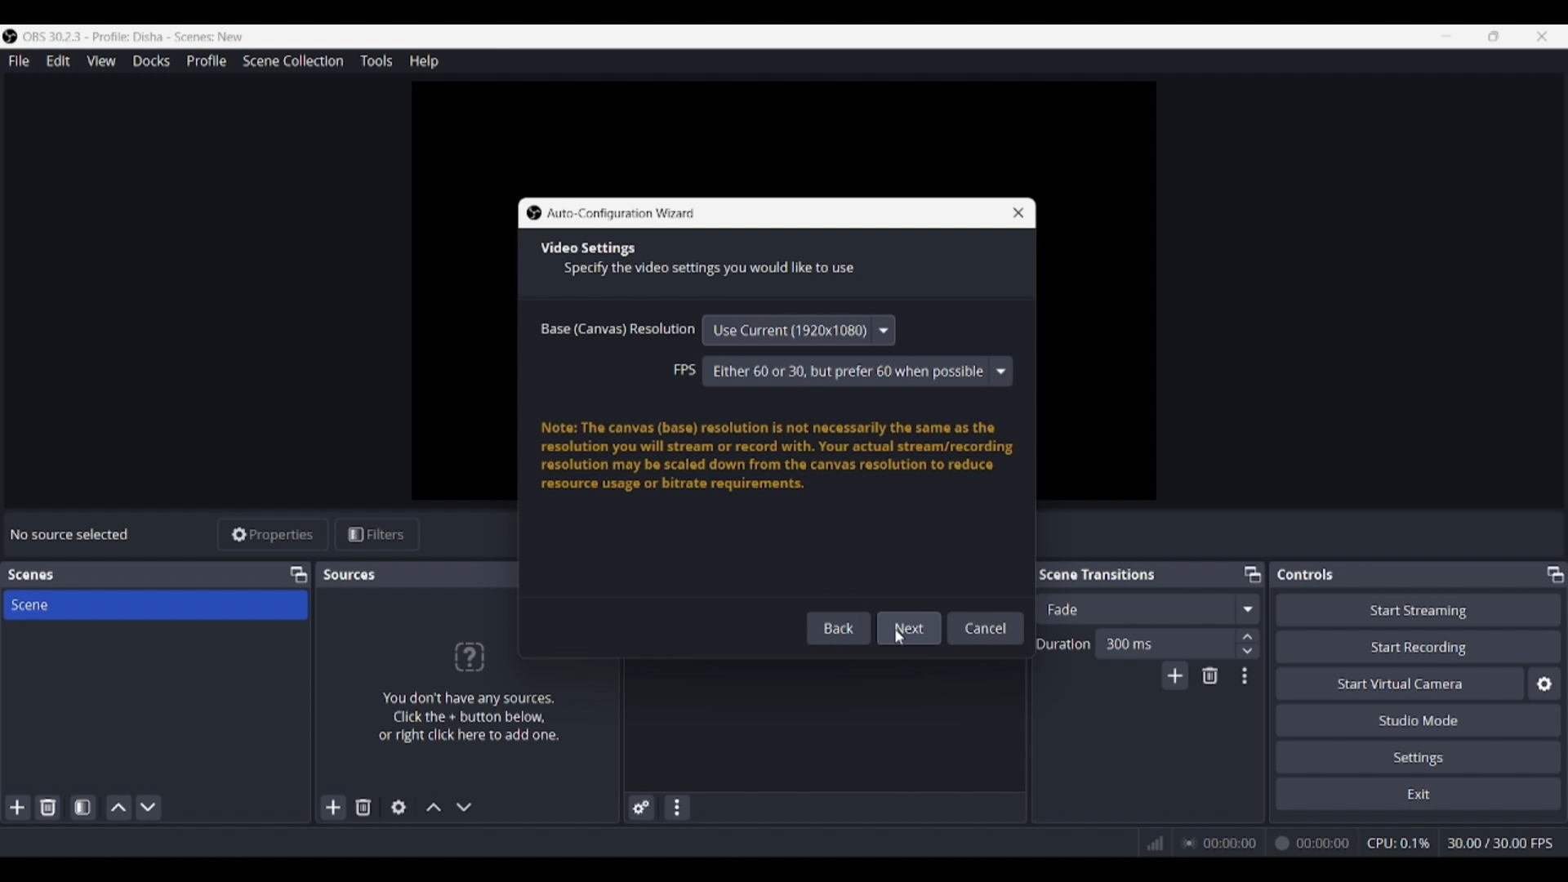 Image resolution: width=1568 pixels, height=882 pixels. Describe the element at coordinates (1149, 841) in the screenshot. I see `Network` at that location.